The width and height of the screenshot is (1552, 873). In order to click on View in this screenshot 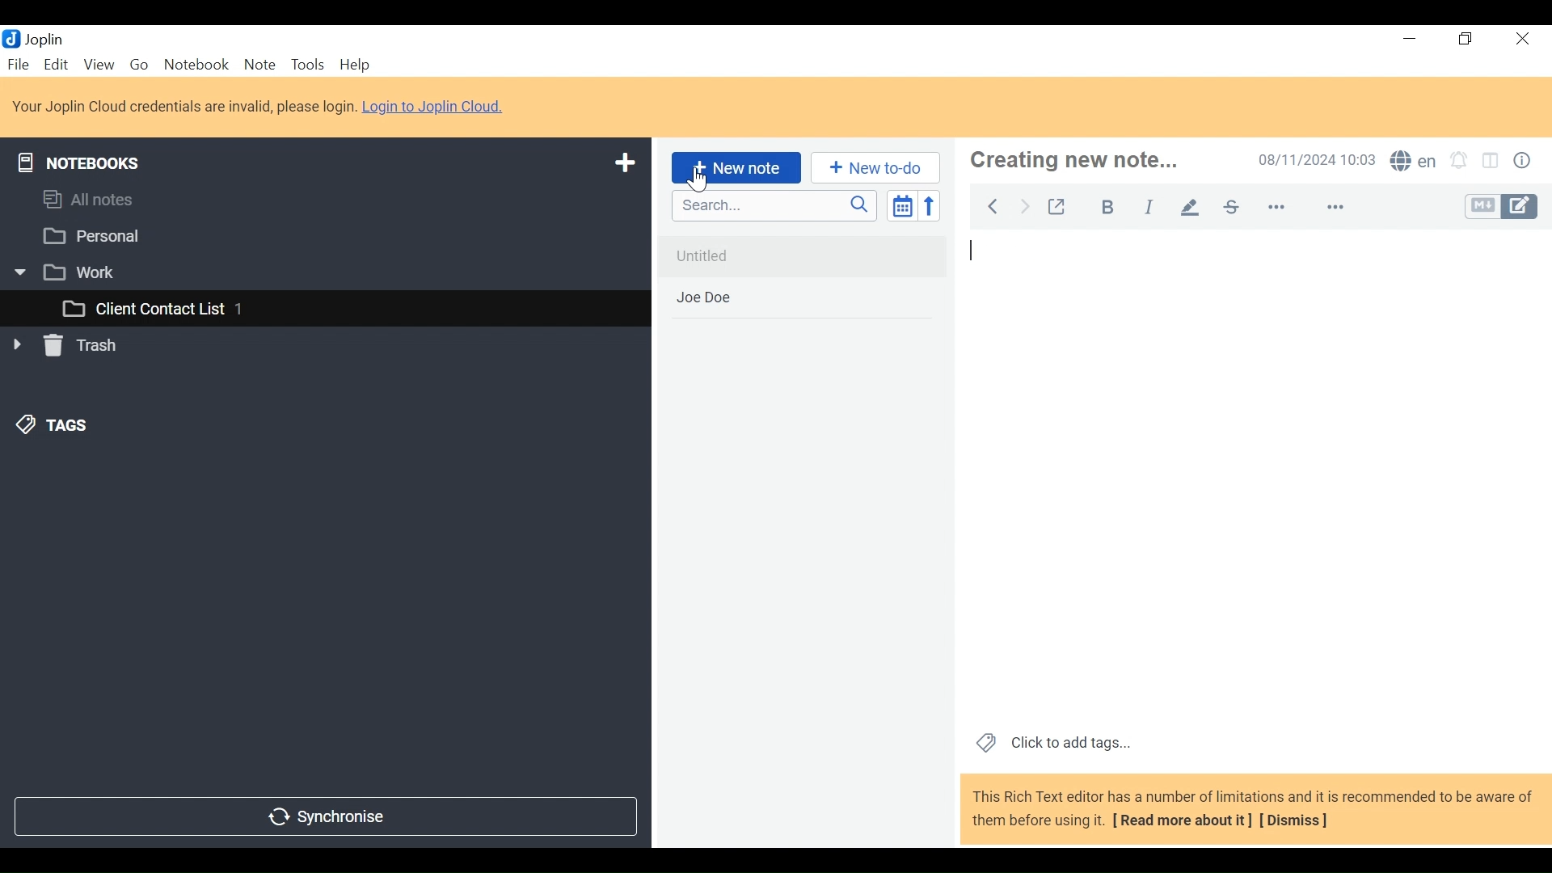, I will do `click(99, 65)`.